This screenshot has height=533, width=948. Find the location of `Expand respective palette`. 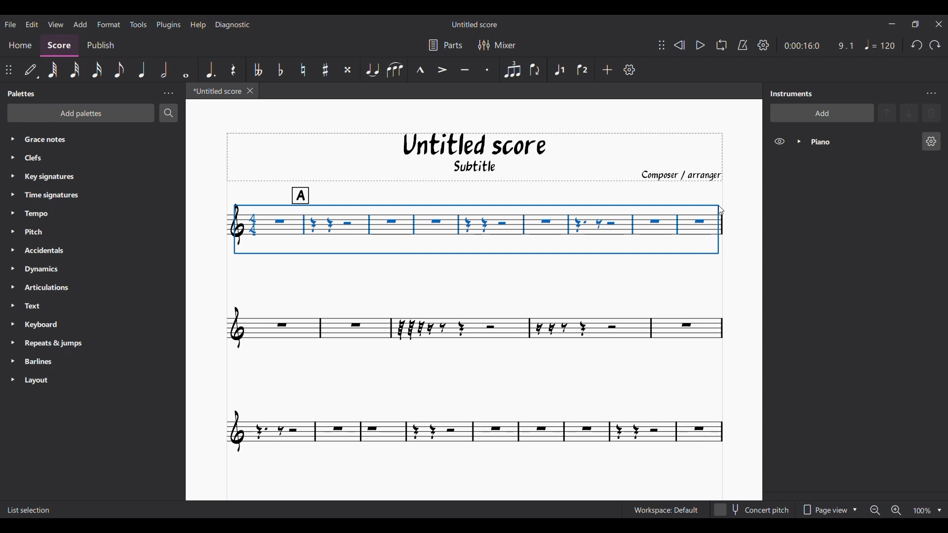

Expand respective palette is located at coordinates (9, 259).